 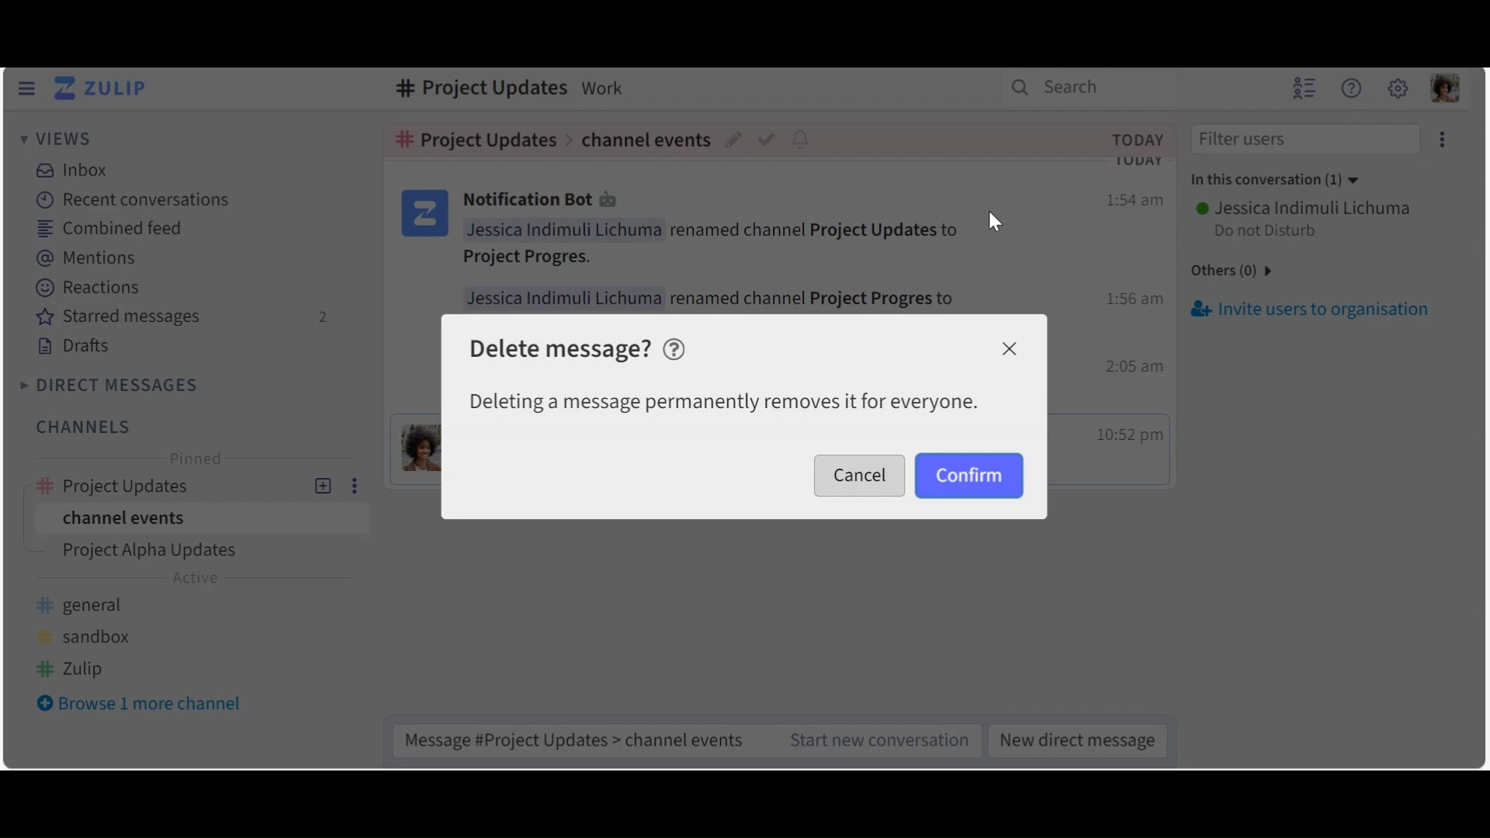 What do you see at coordinates (81, 427) in the screenshot?
I see `Channels` at bounding box center [81, 427].